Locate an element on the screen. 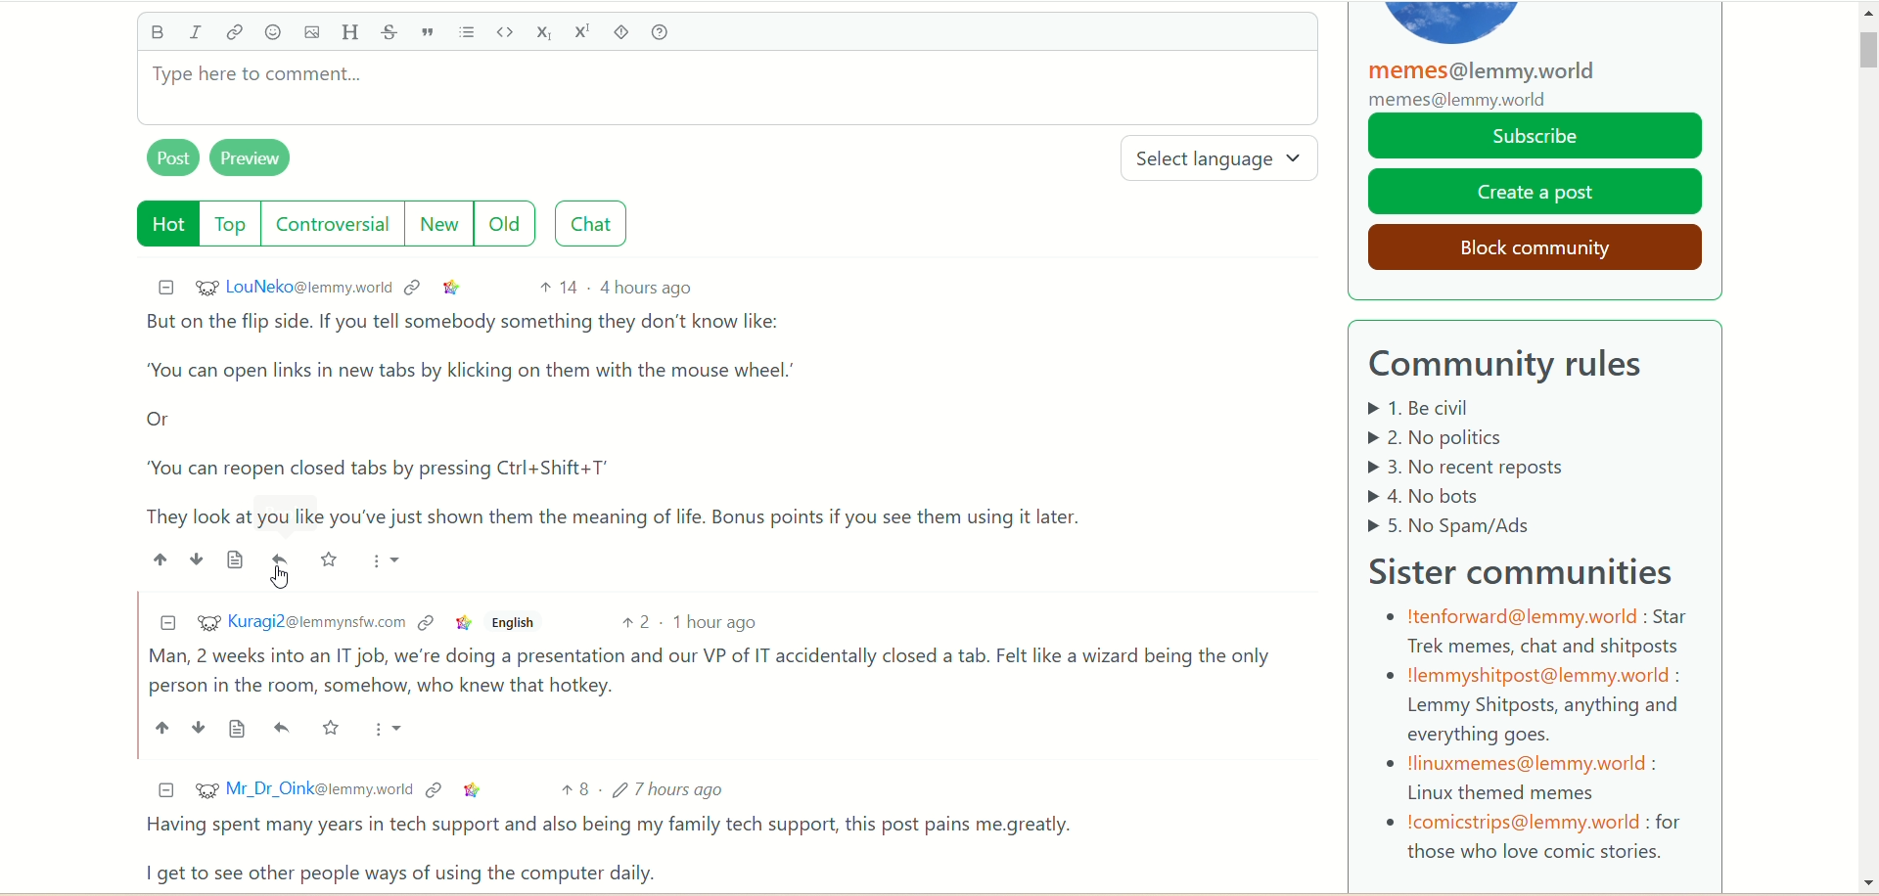 This screenshot has height=896, width=1879. username is located at coordinates (291, 288).